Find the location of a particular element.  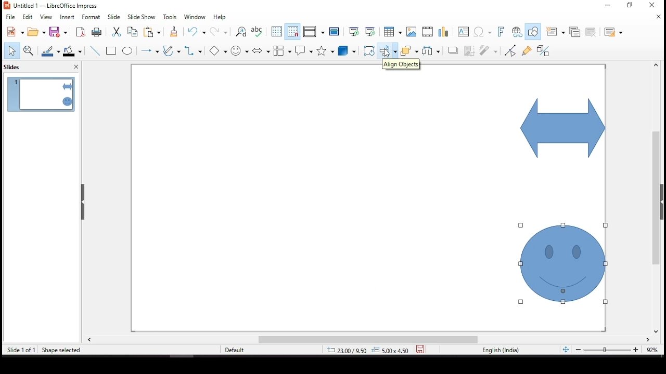

clone formatting is located at coordinates (176, 32).